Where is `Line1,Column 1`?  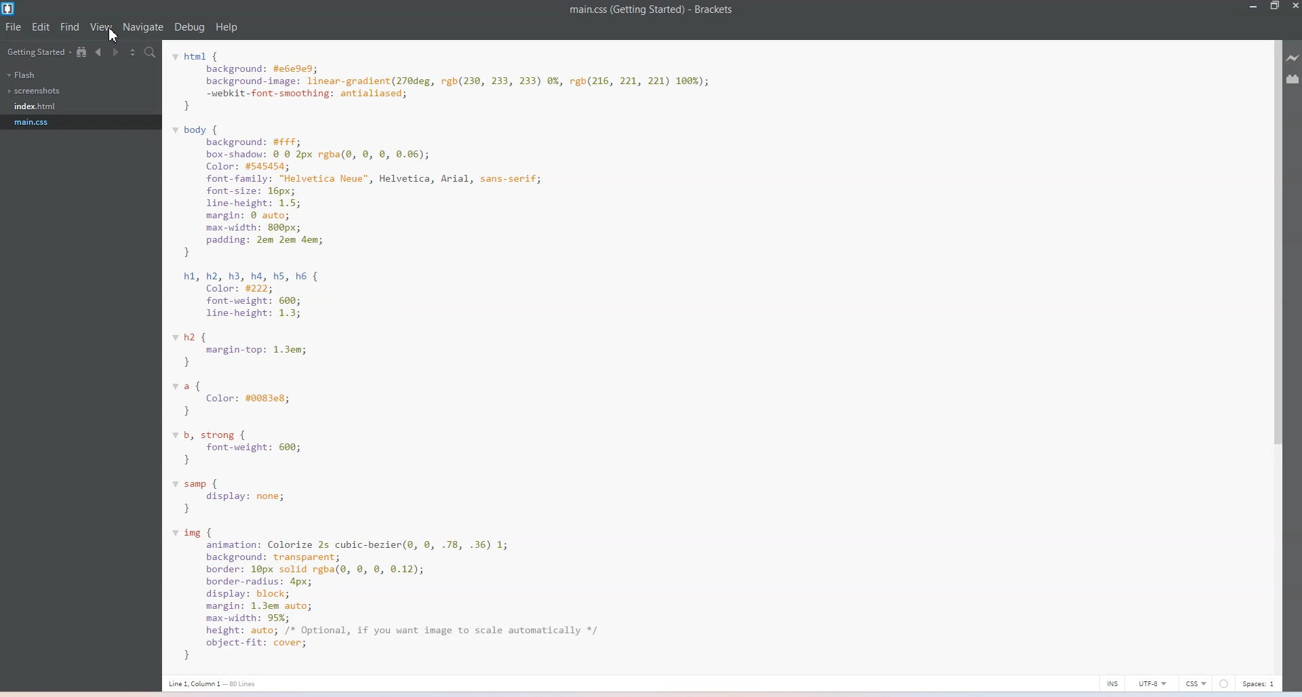
Line1,Column 1 is located at coordinates (212, 684).